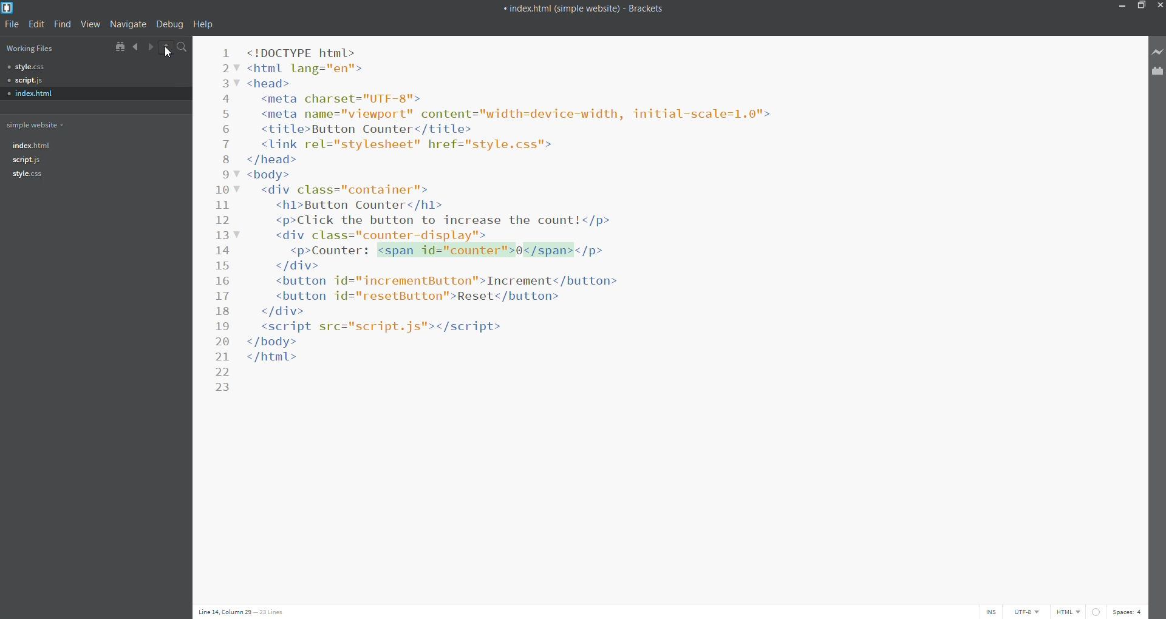 The width and height of the screenshot is (1166, 619). I want to click on view, so click(93, 24).